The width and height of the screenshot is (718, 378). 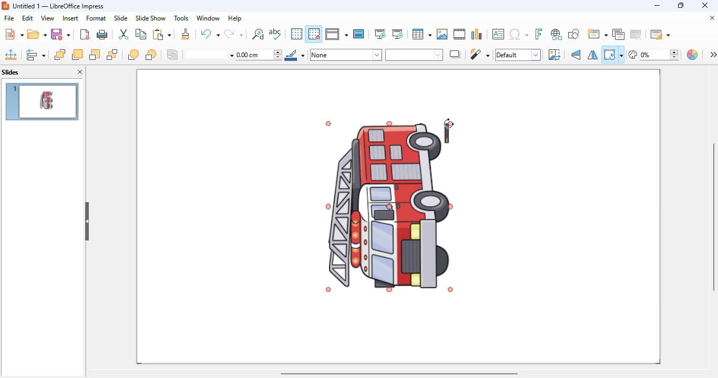 I want to click on slides, so click(x=11, y=72).